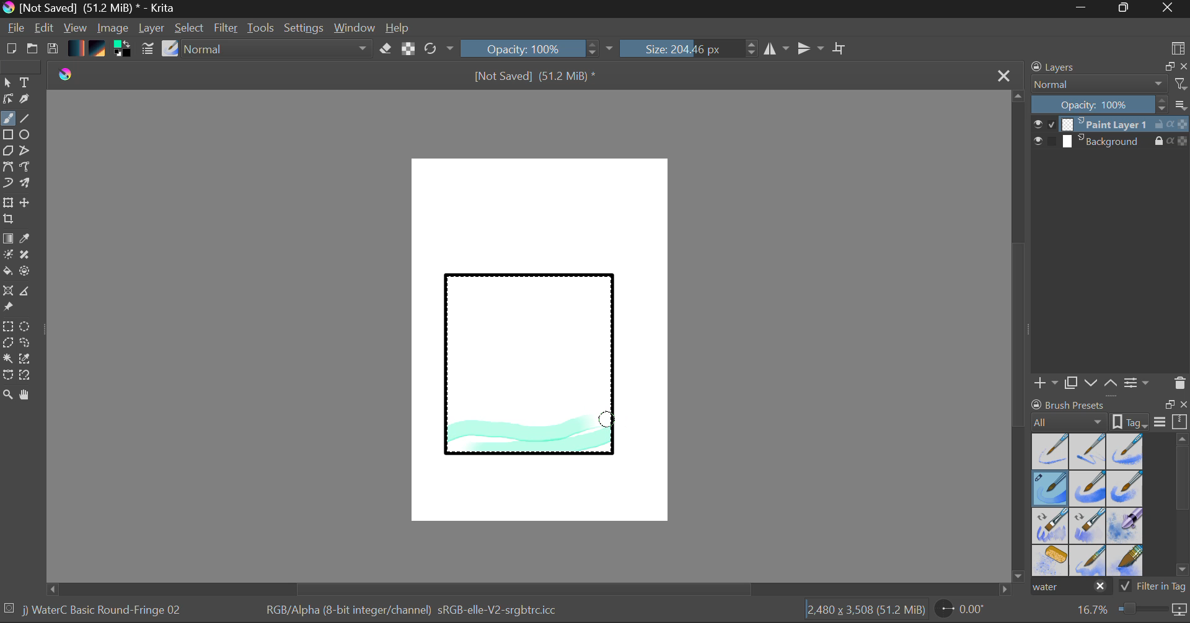 This screenshot has width=1190, height=623. Describe the element at coordinates (535, 77) in the screenshot. I see `File Name & Size` at that location.